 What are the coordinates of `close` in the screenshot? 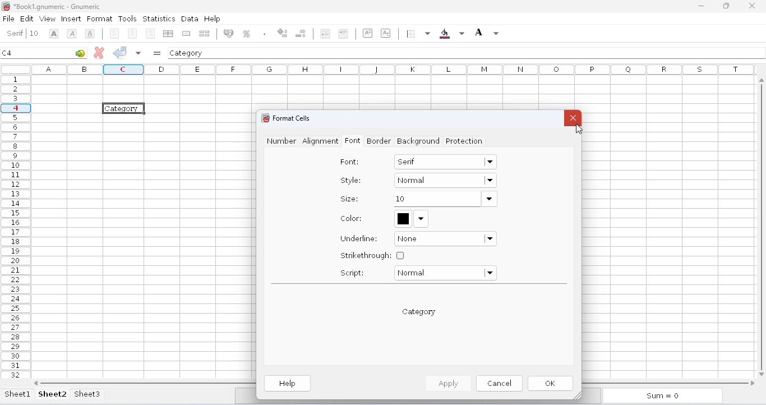 It's located at (573, 118).